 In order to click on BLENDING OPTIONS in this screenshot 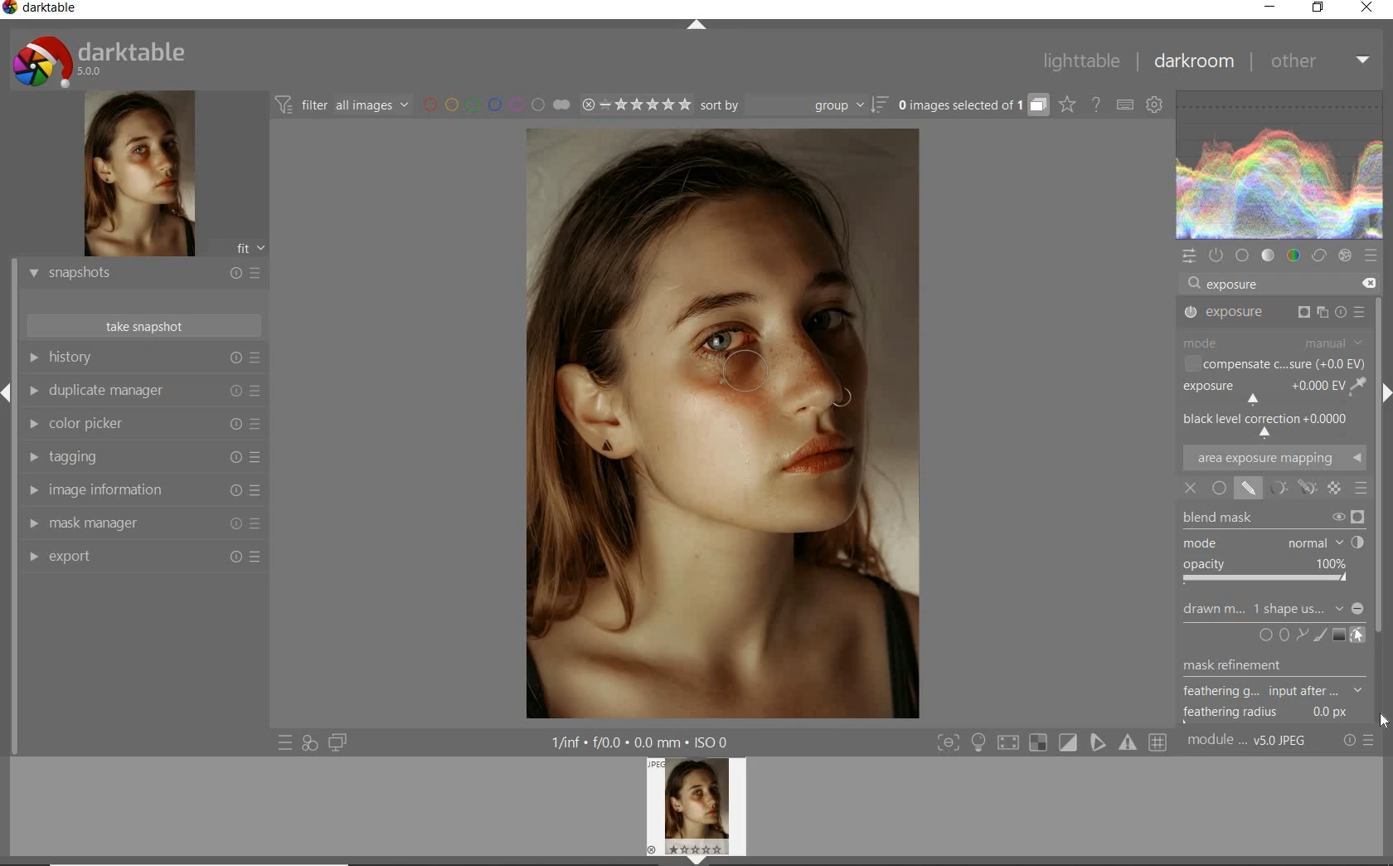, I will do `click(1360, 490)`.